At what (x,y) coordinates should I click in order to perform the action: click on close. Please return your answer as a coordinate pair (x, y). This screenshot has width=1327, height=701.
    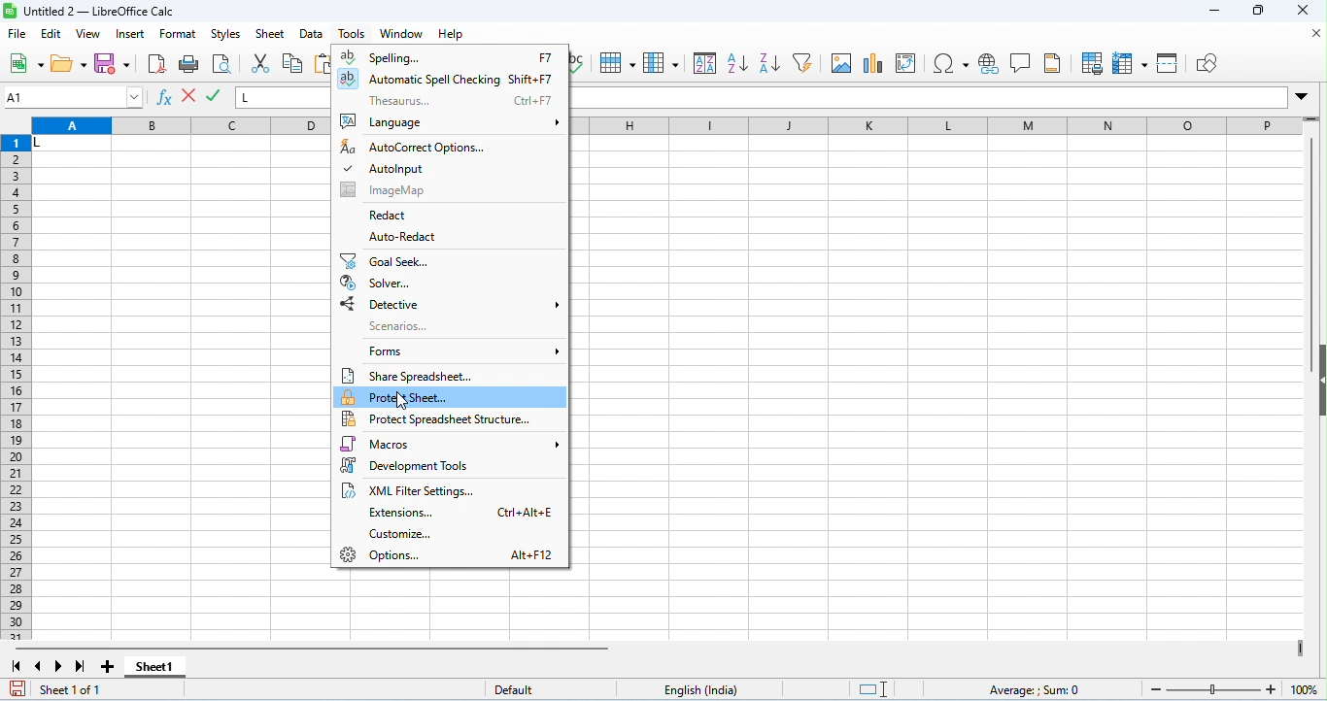
    Looking at the image, I should click on (1301, 11).